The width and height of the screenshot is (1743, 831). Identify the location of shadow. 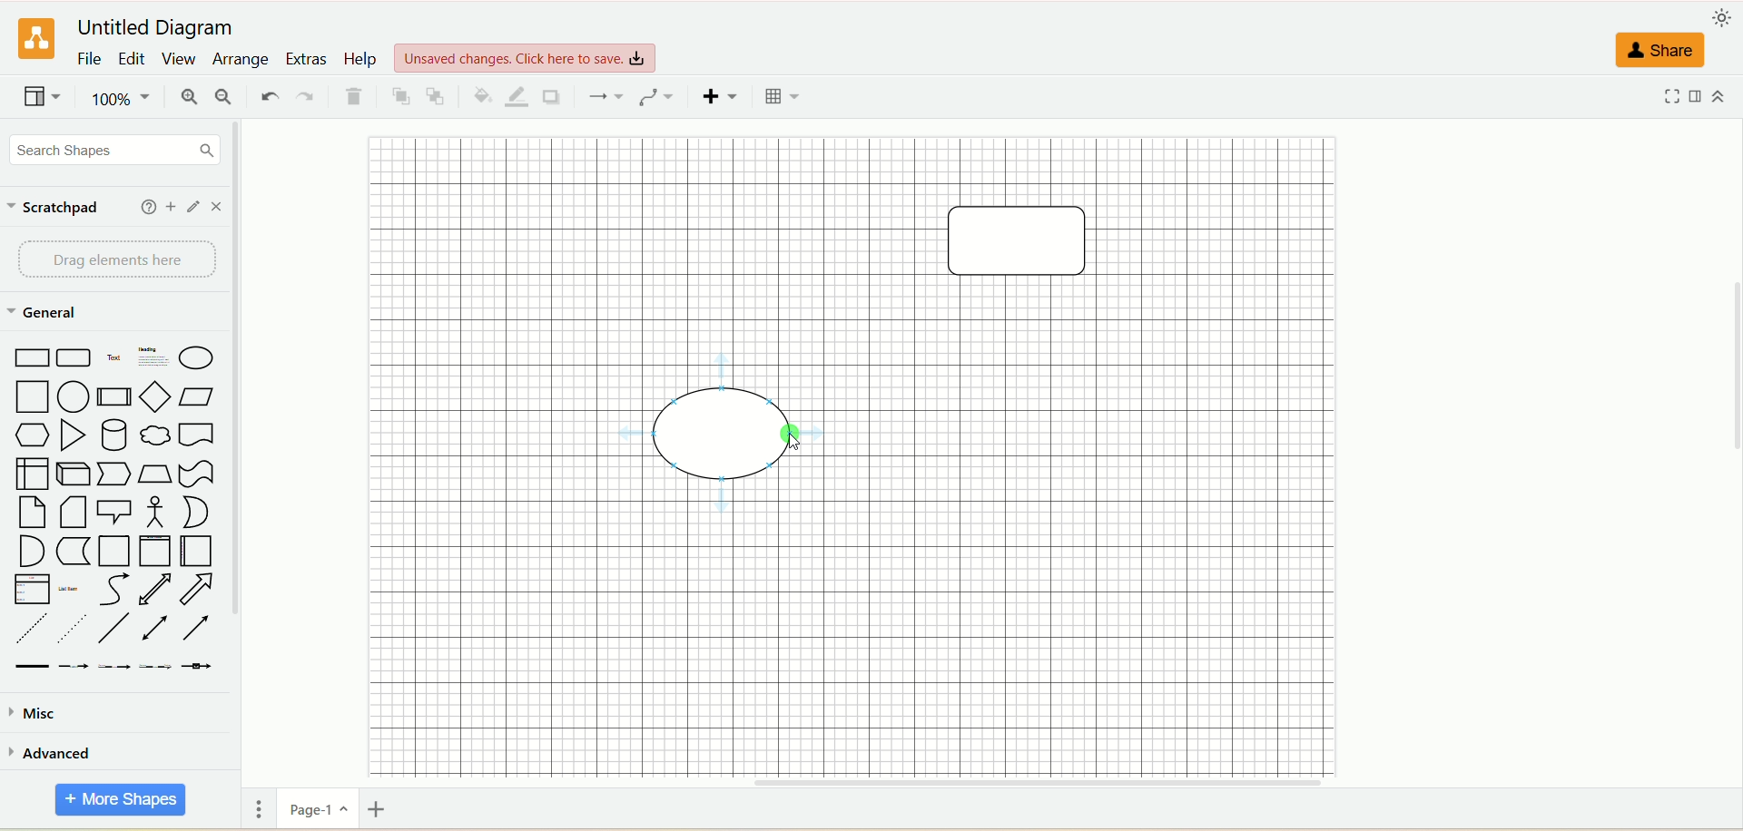
(557, 97).